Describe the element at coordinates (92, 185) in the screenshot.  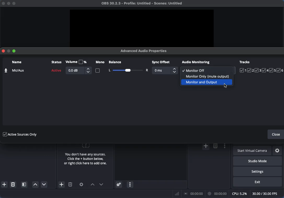
I see `Move up` at that location.